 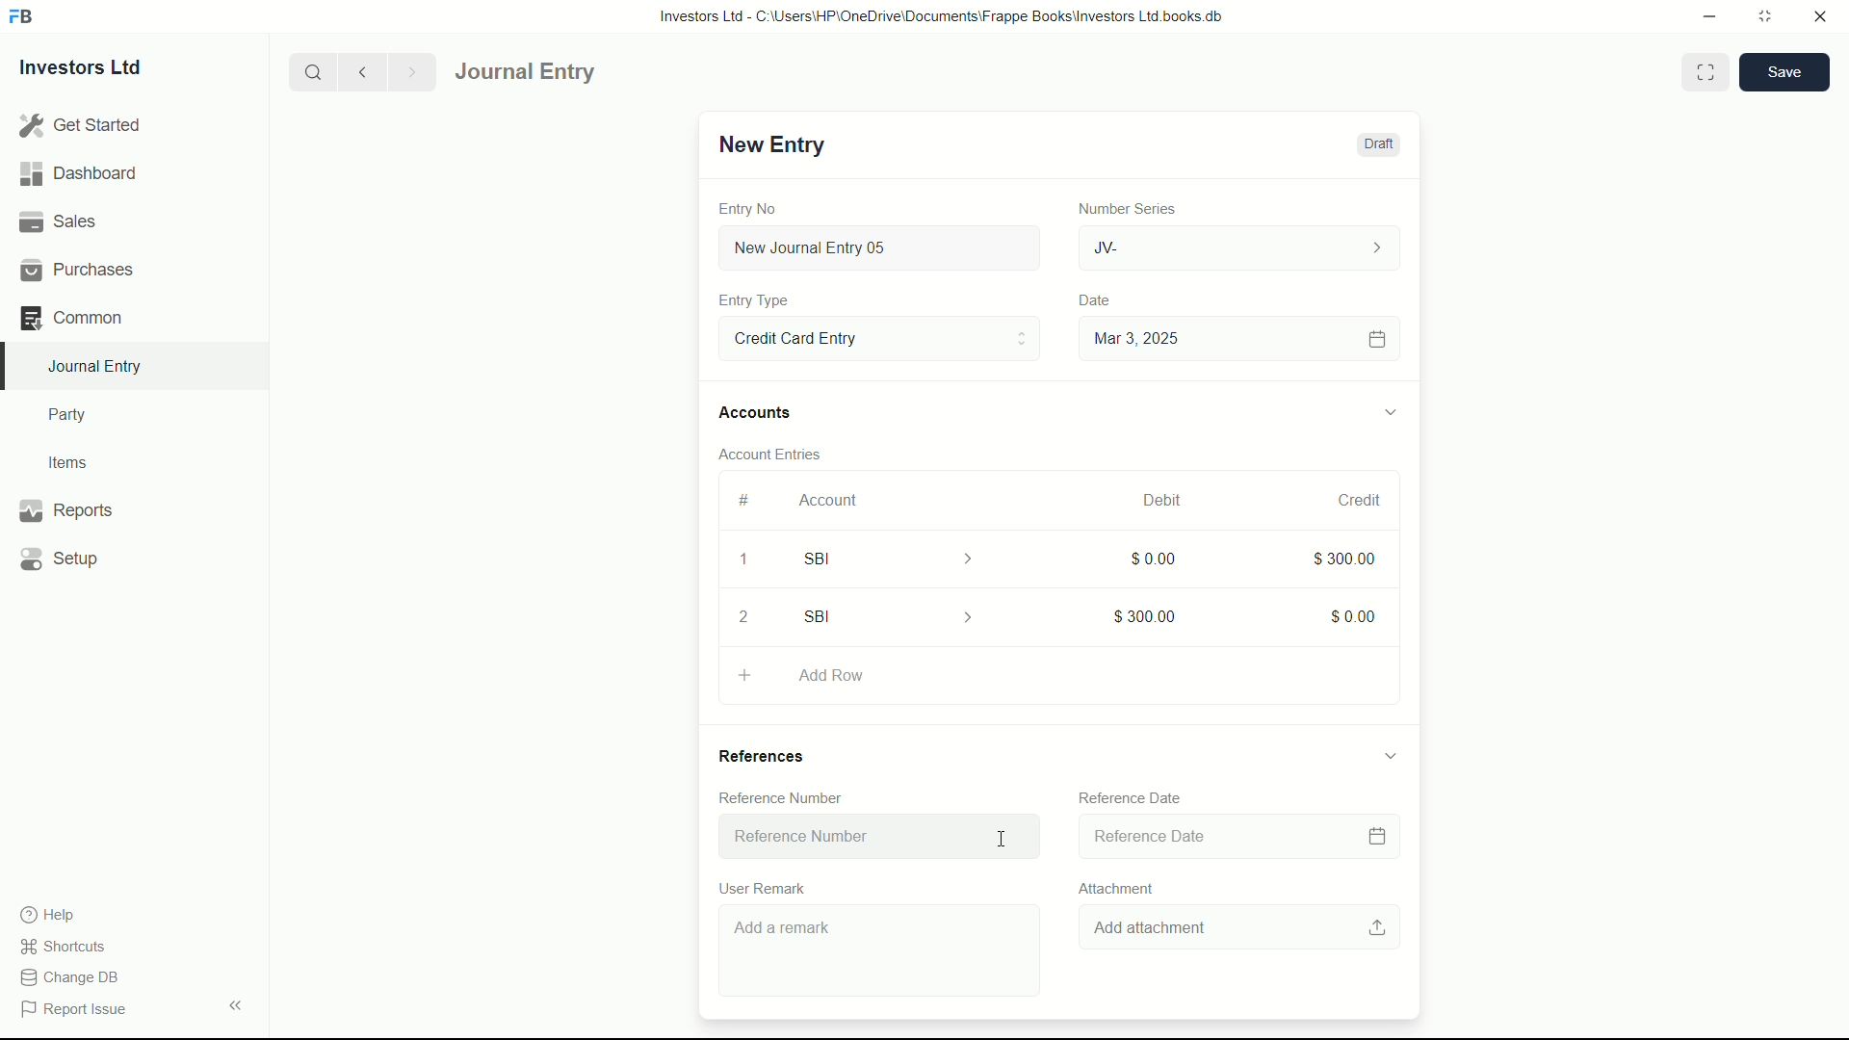 I want to click on Reference Number, so click(x=794, y=797).